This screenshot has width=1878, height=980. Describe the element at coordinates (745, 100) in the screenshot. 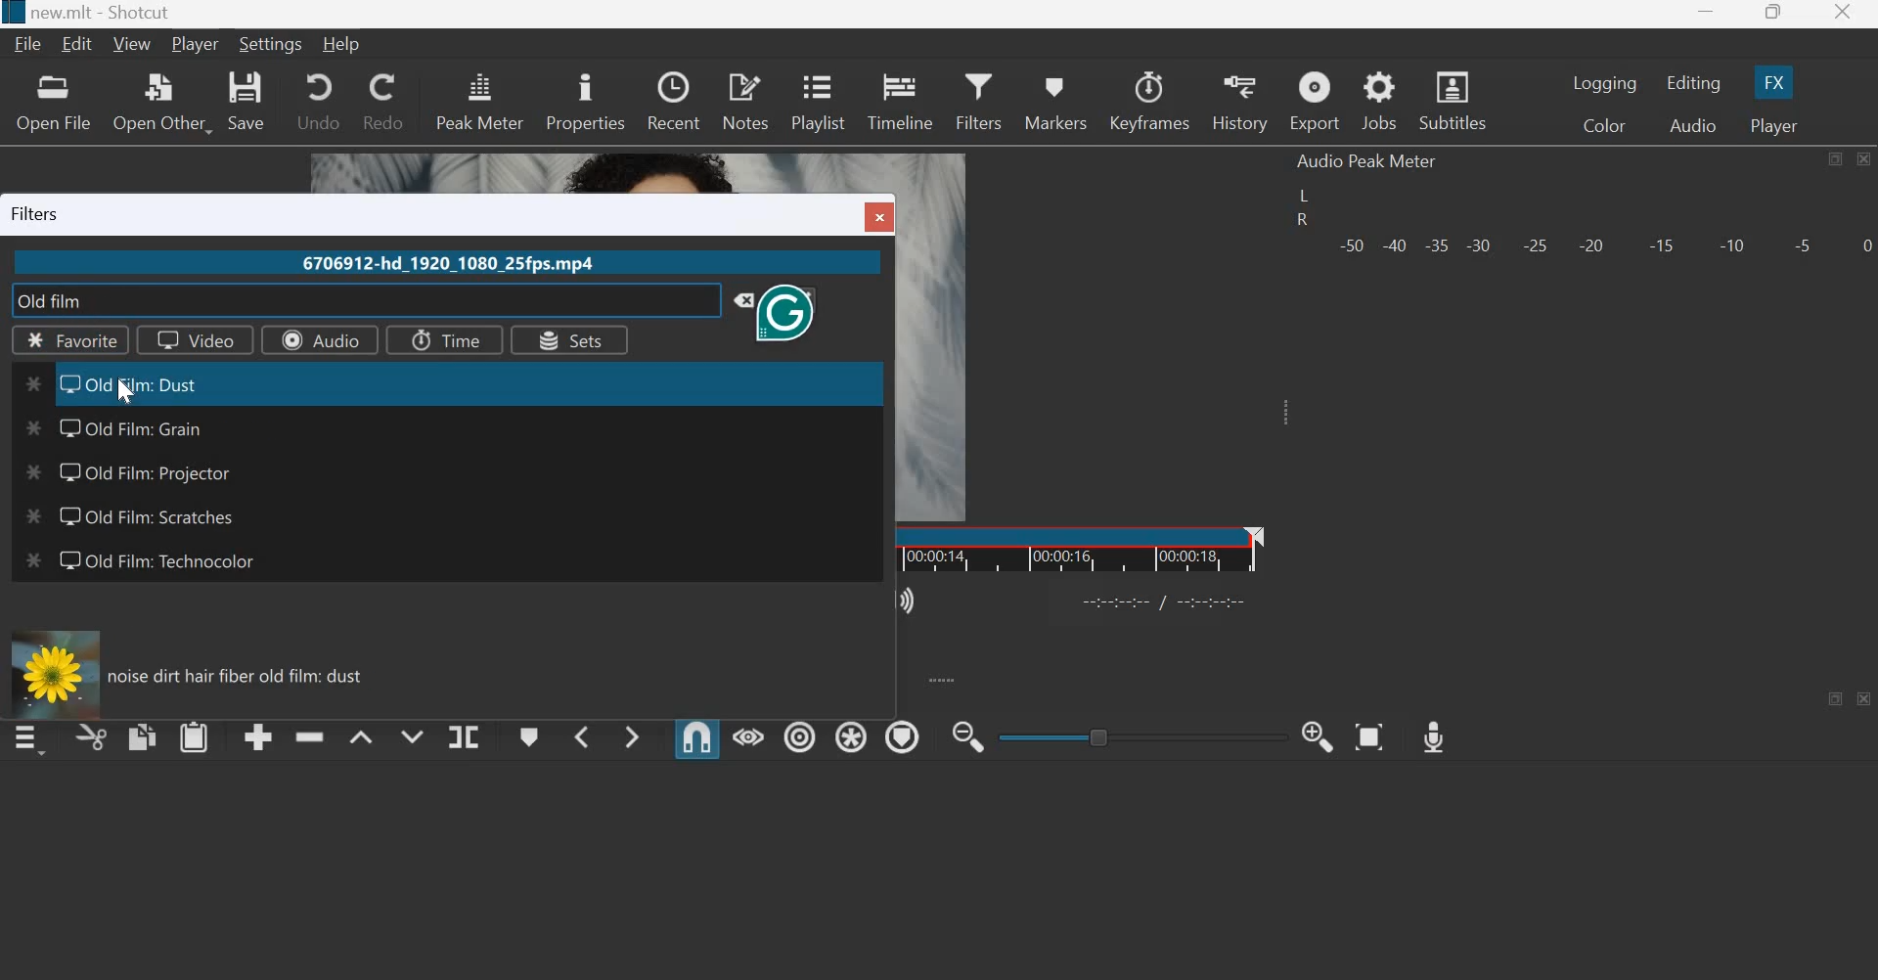

I see `notes` at that location.